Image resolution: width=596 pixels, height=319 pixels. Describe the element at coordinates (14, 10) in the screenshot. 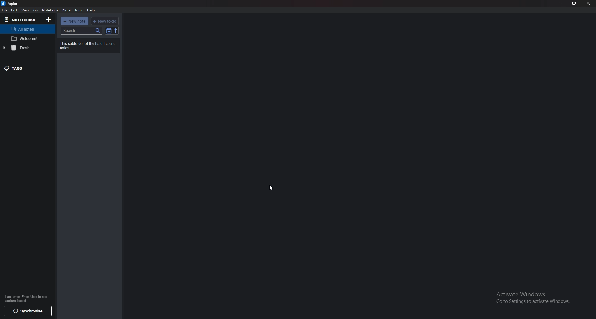

I see `edit` at that location.